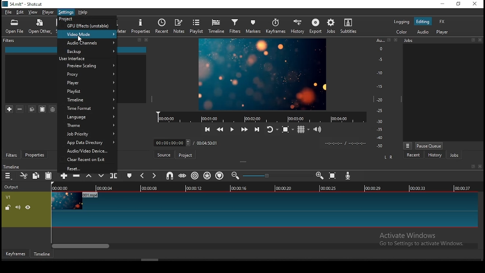 This screenshot has height=273, width=485. Describe the element at coordinates (179, 26) in the screenshot. I see `notes` at that location.